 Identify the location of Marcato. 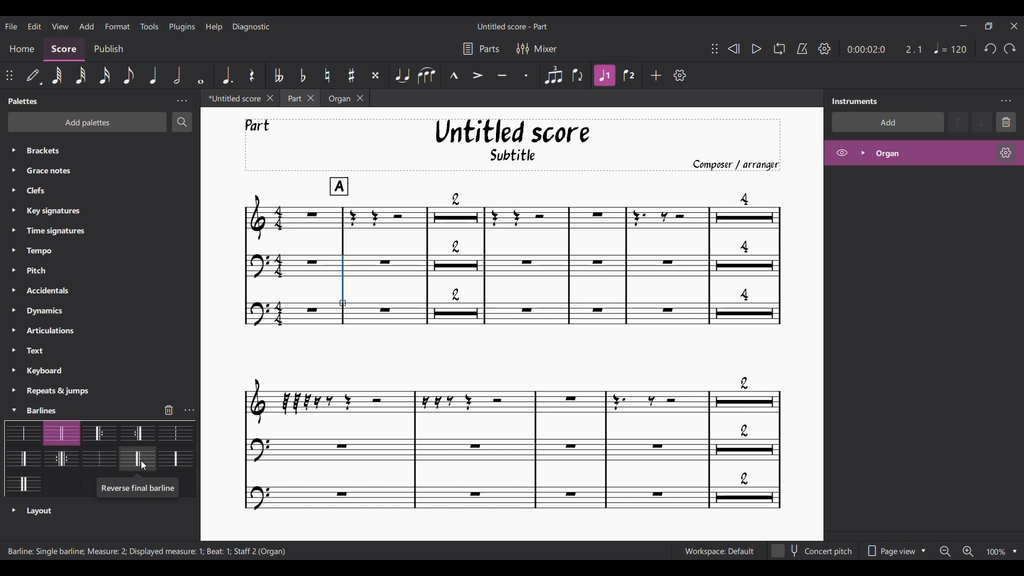
(454, 75).